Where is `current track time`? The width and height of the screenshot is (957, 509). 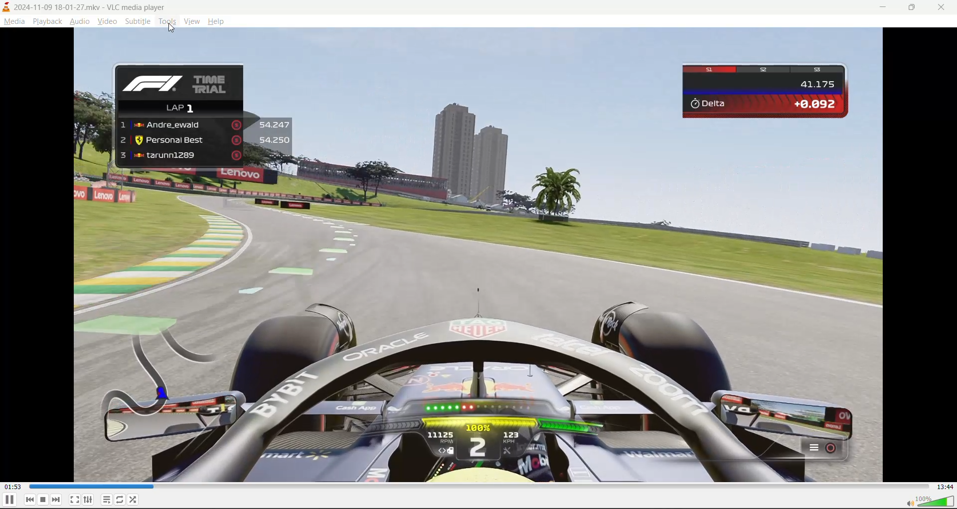 current track time is located at coordinates (12, 487).